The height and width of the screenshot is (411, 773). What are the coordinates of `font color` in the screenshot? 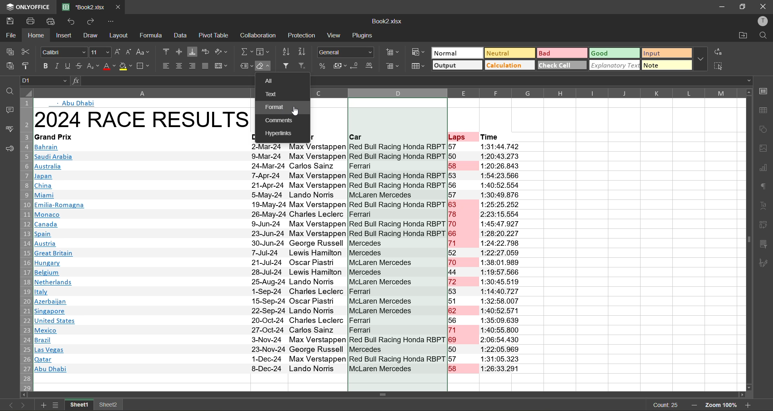 It's located at (109, 66).